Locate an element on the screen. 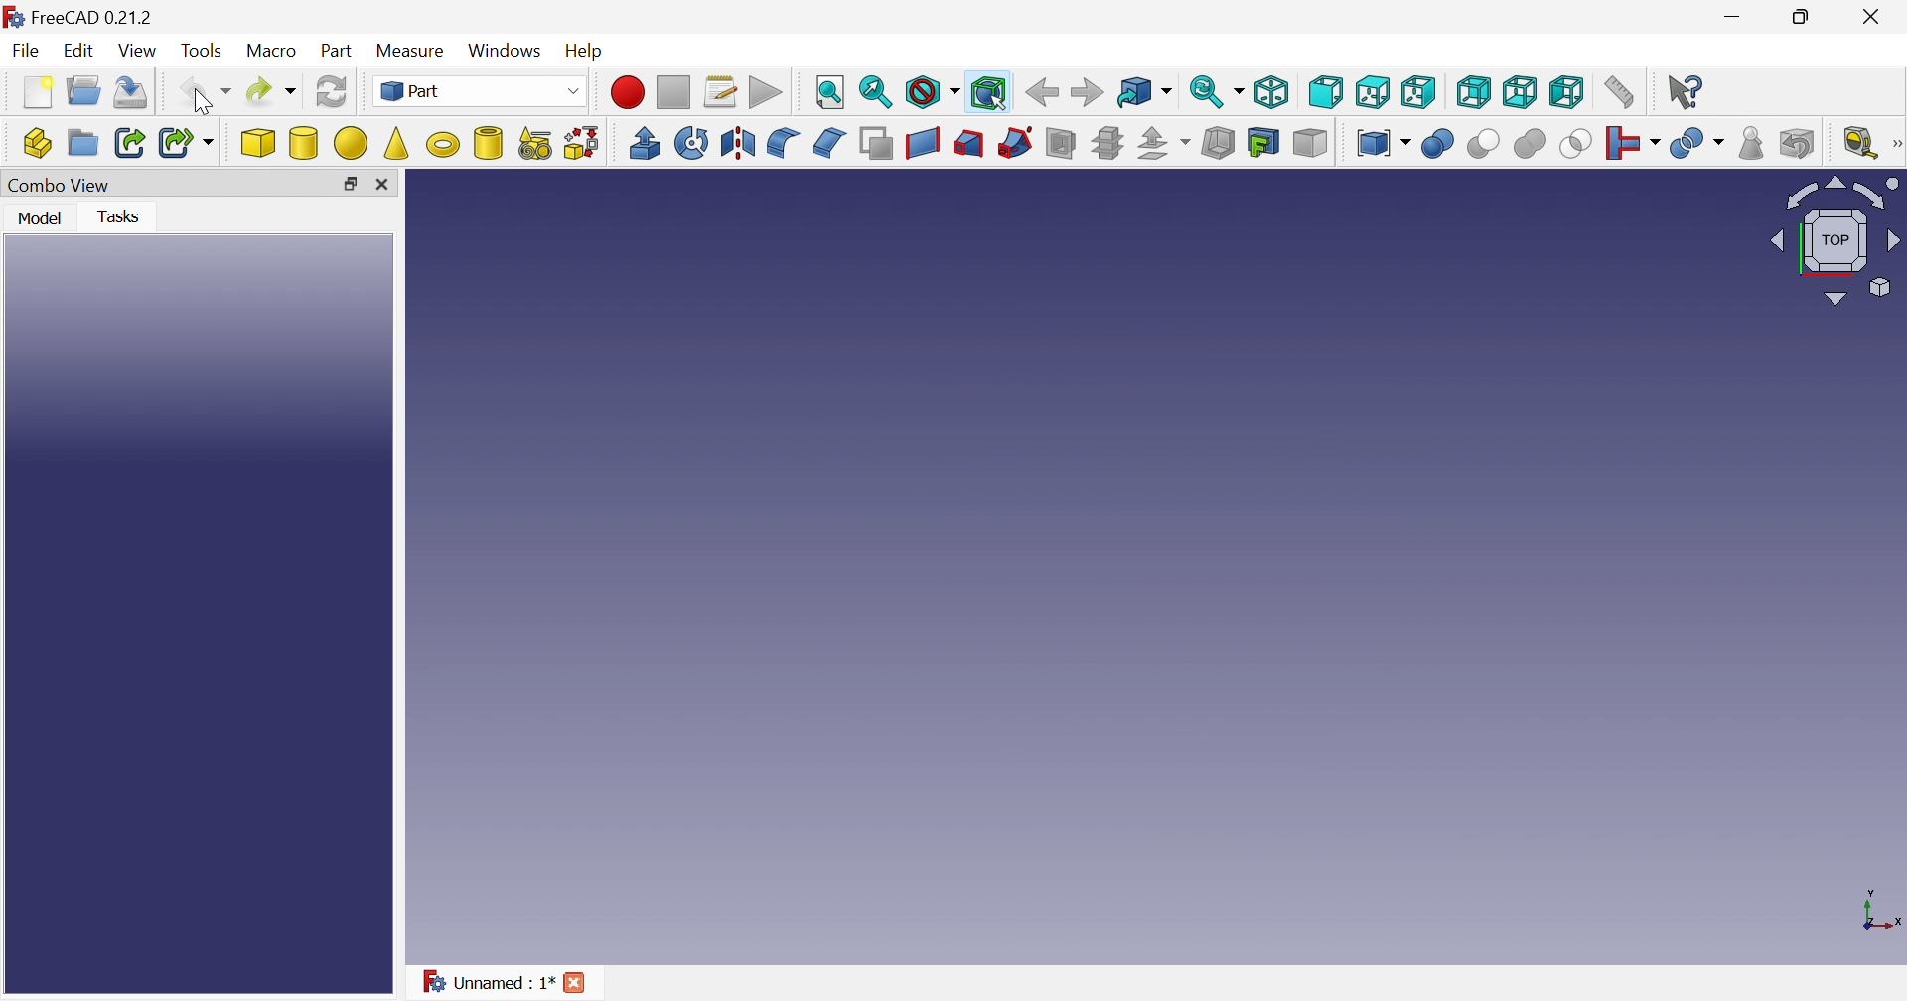 Image resolution: width=1907 pixels, height=1001 pixels. Create tube is located at coordinates (487, 143).